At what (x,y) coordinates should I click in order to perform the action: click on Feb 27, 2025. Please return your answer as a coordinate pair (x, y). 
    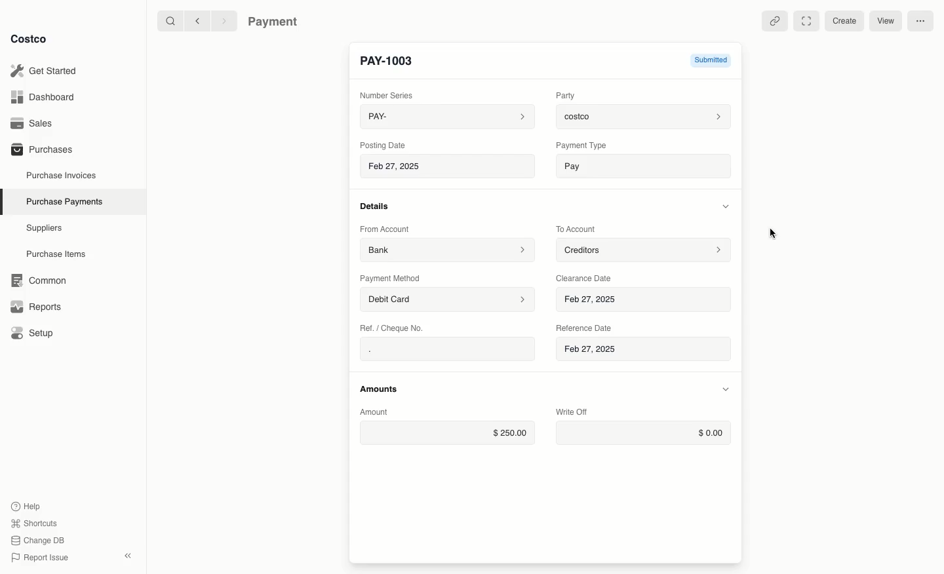
    Looking at the image, I should click on (639, 353).